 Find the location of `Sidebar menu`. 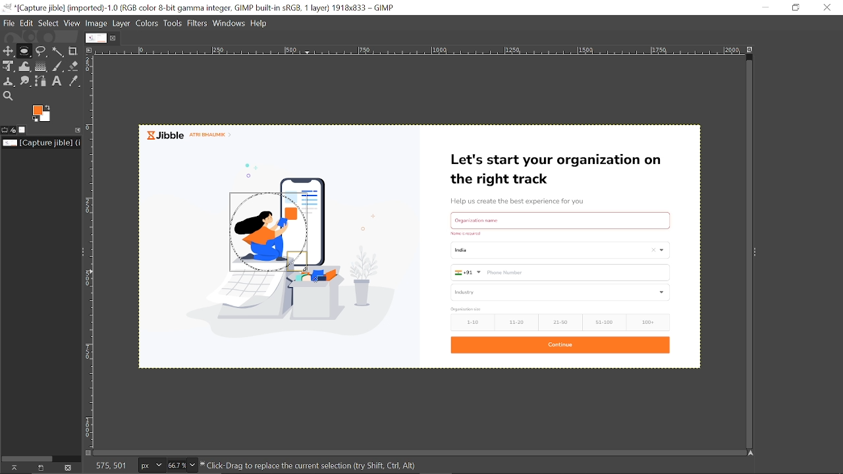

Sidebar menu is located at coordinates (79, 251).